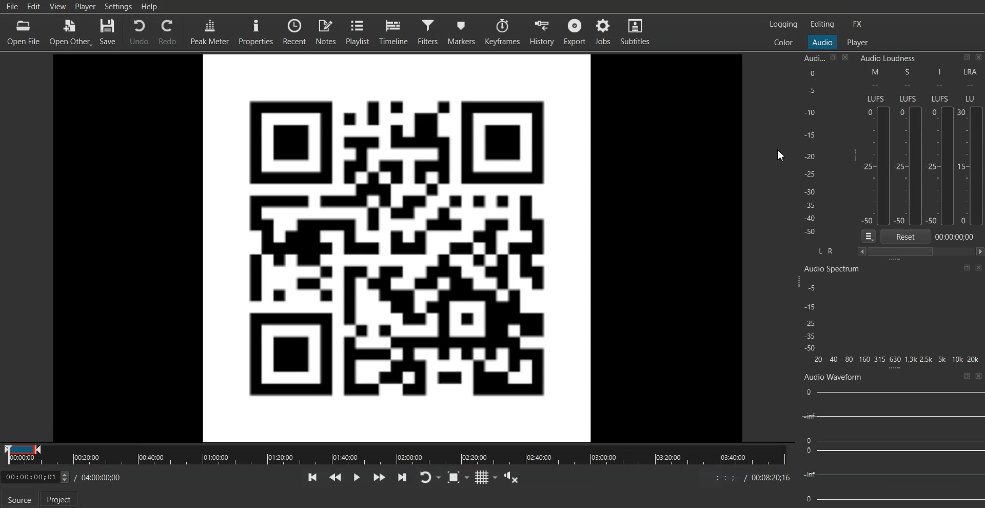 The image size is (985, 508). What do you see at coordinates (210, 32) in the screenshot?
I see `Peak Meter` at bounding box center [210, 32].